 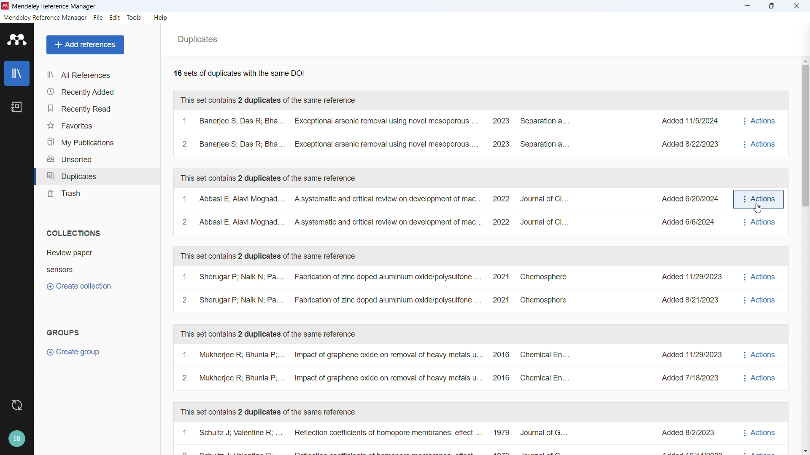 I want to click on Duplicates , so click(x=198, y=40).